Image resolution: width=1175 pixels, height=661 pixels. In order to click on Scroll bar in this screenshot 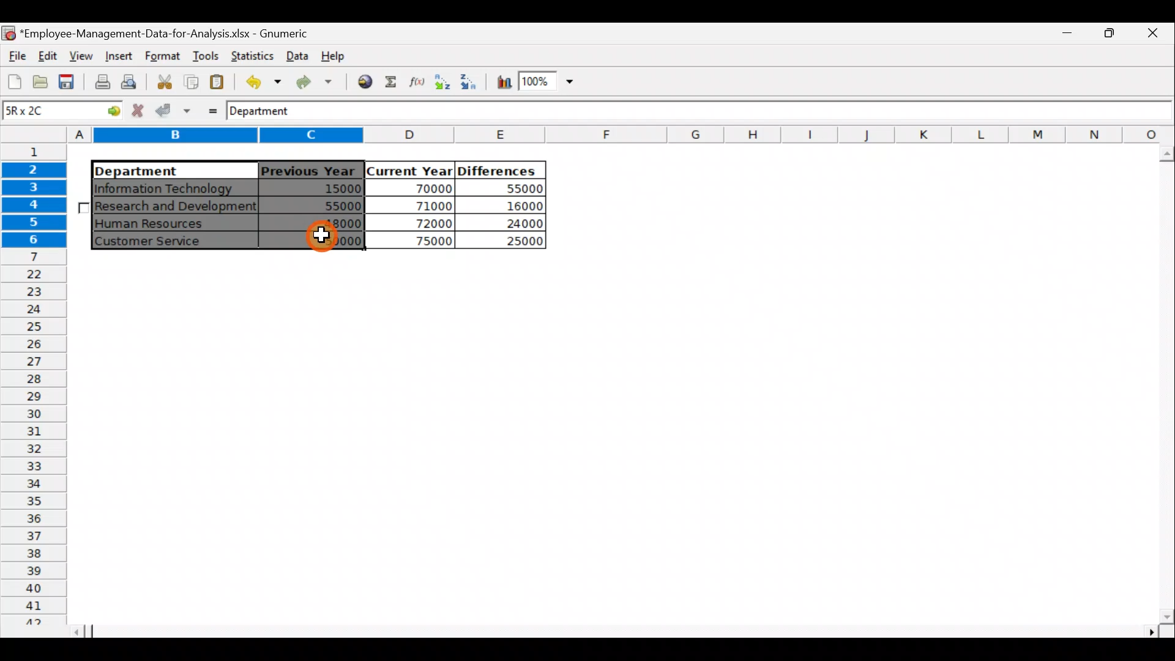, I will do `click(1163, 385)`.